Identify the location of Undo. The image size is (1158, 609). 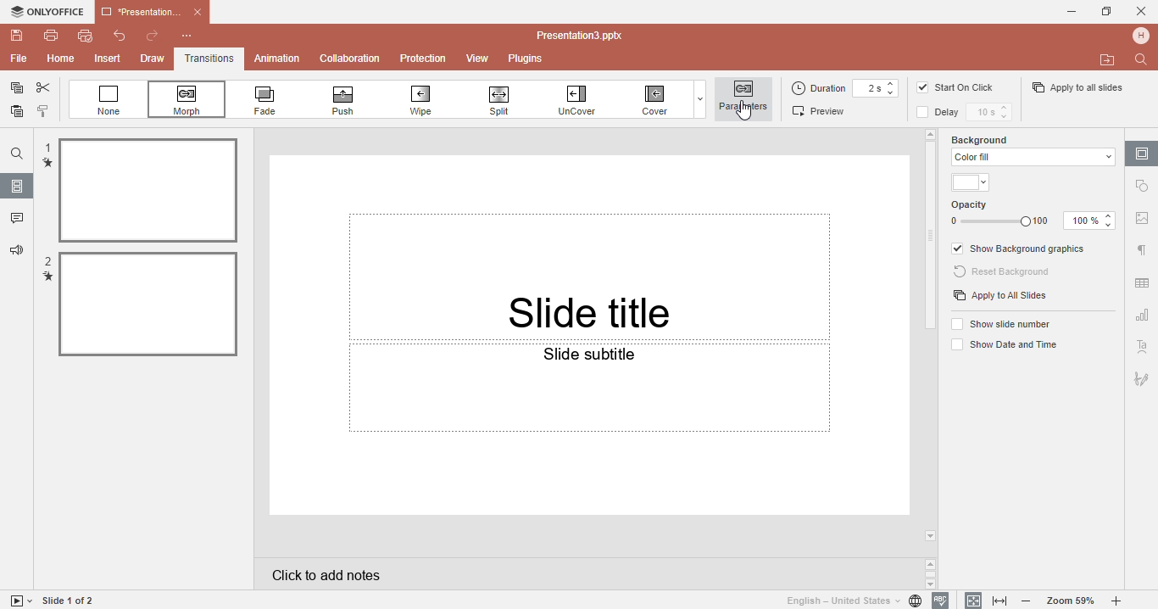
(114, 37).